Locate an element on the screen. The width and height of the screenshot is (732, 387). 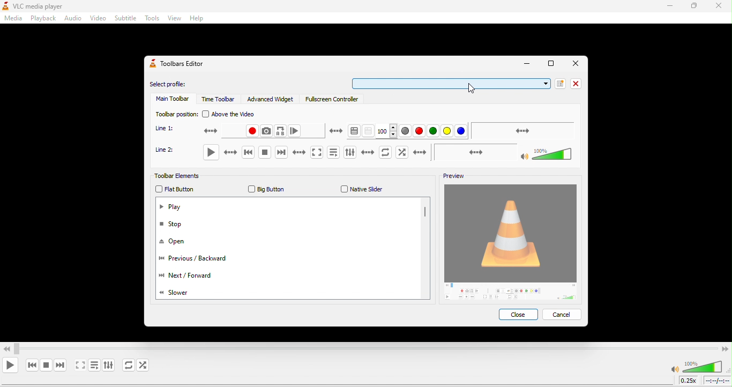
view is located at coordinates (174, 19).